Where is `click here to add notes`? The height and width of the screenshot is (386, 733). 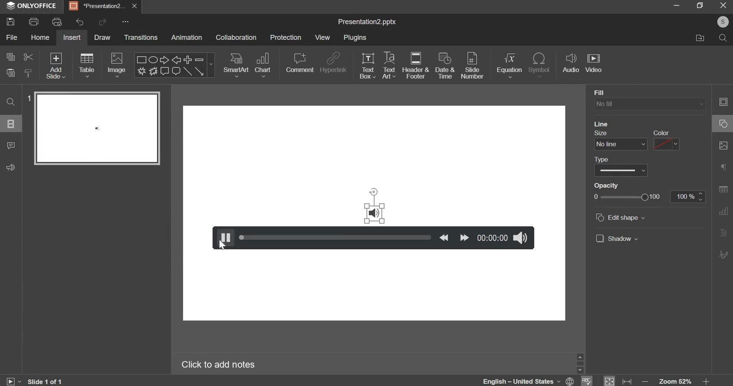 click here to add notes is located at coordinates (219, 363).